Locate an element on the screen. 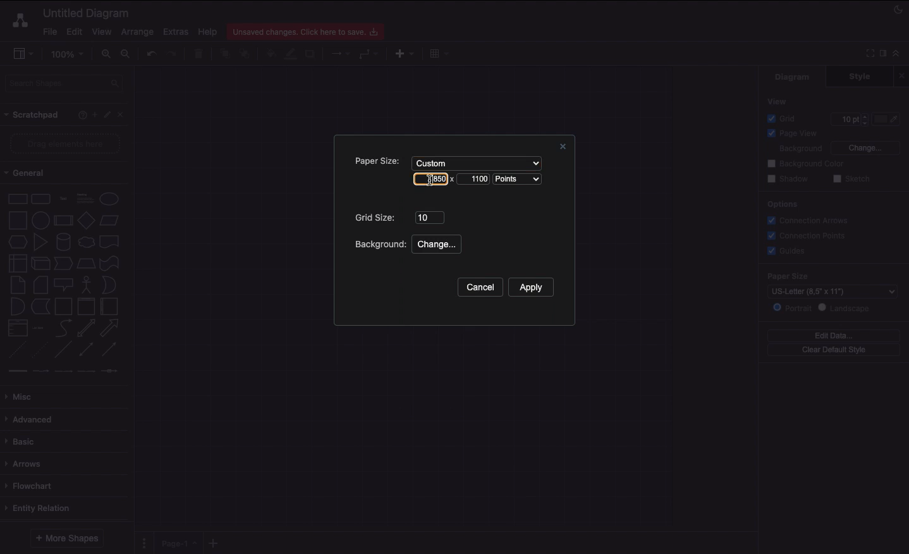 This screenshot has height=554, width=909. Format is located at coordinates (884, 55).